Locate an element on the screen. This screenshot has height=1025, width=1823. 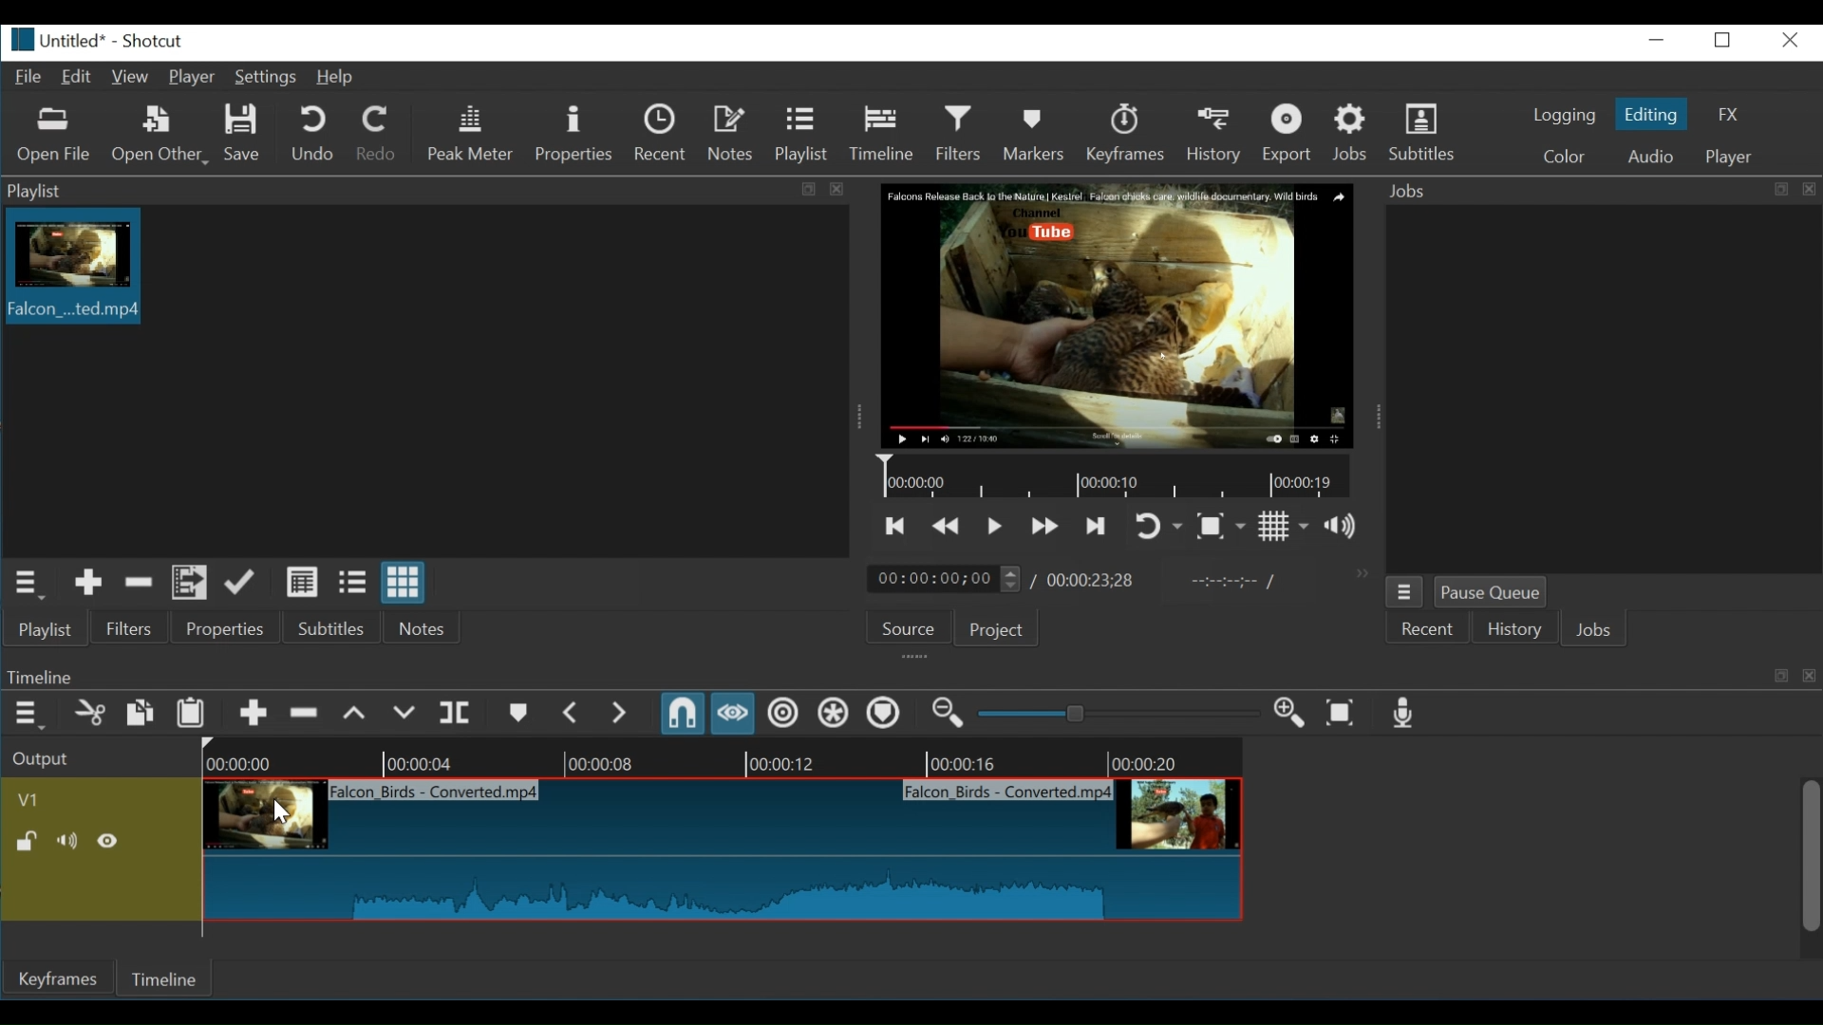
Peak Meter is located at coordinates (474, 133).